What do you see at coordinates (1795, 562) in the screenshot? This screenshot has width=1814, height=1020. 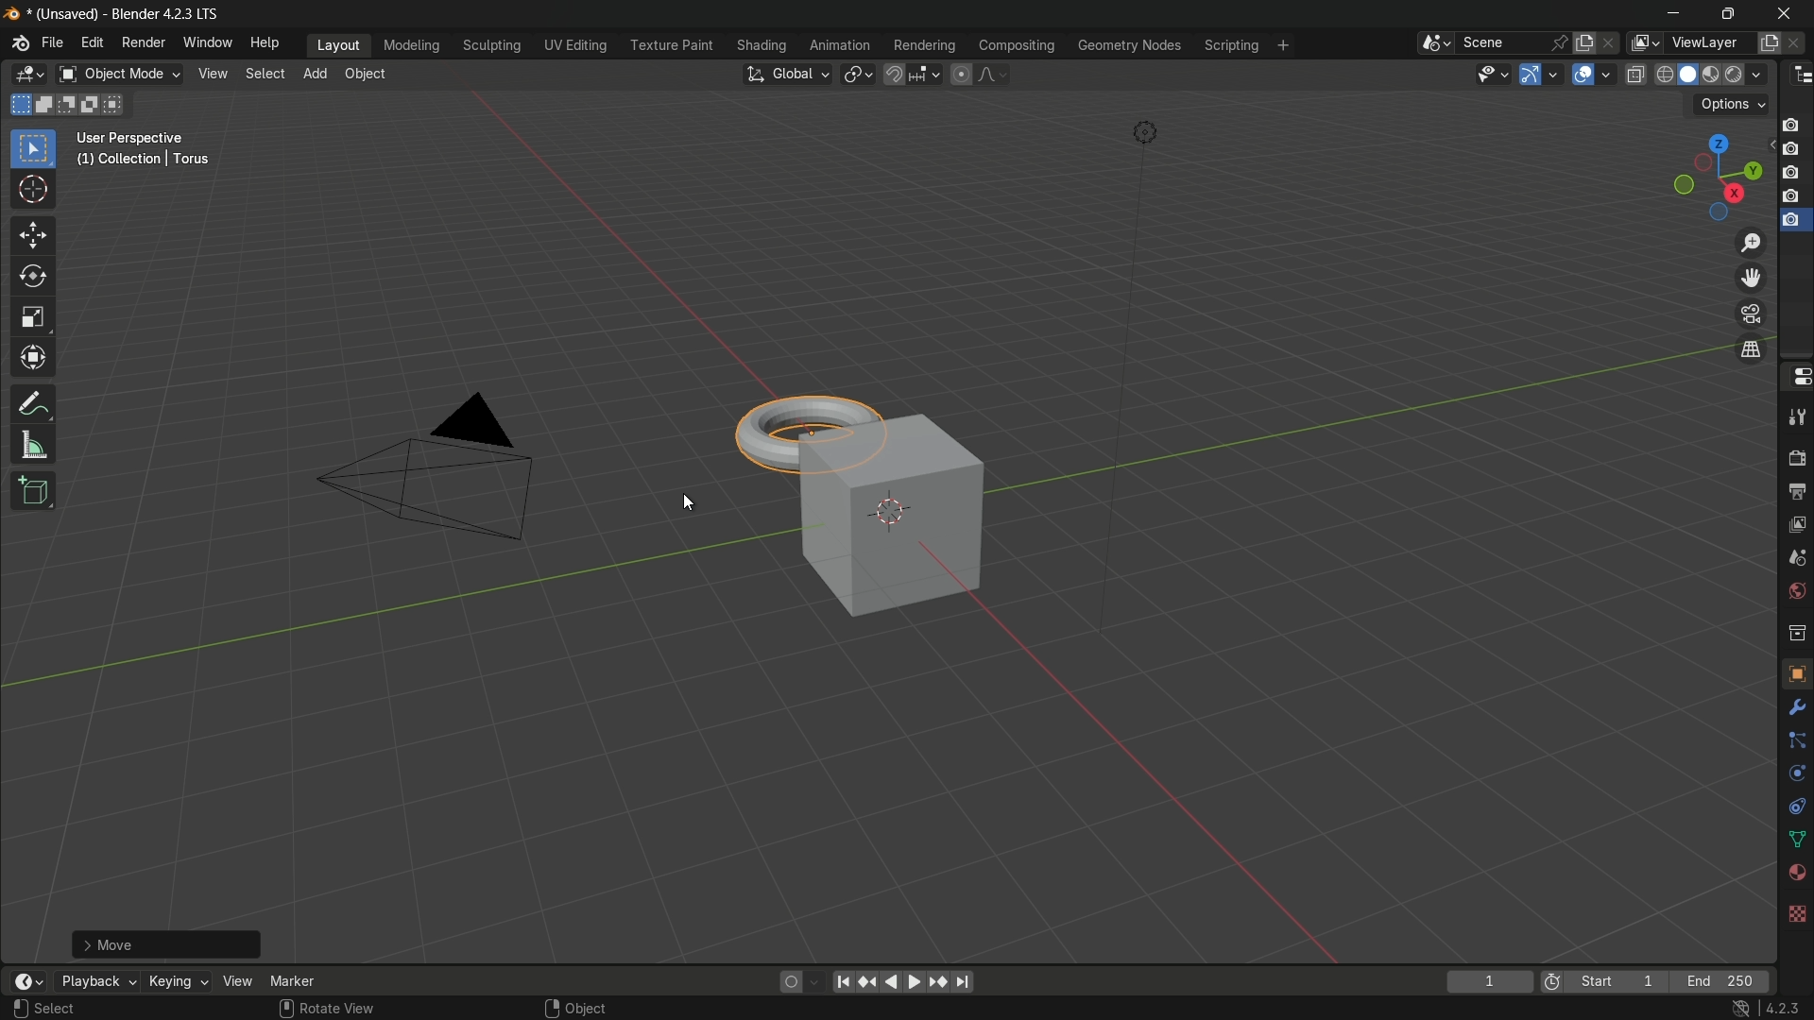 I see `scene` at bounding box center [1795, 562].